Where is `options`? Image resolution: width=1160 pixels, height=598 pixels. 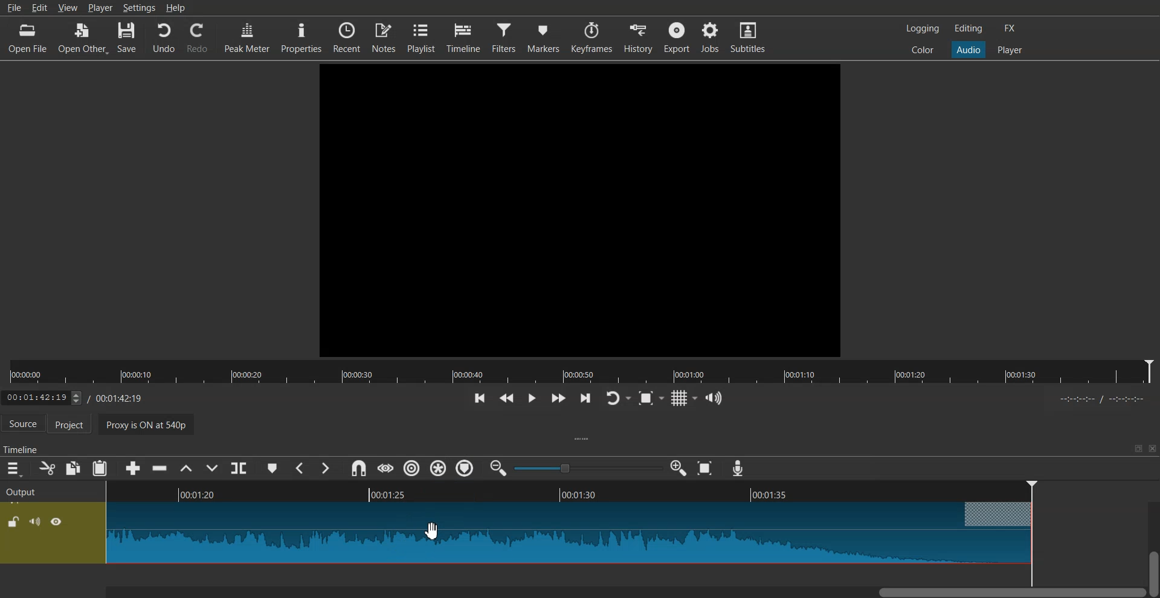 options is located at coordinates (50, 533).